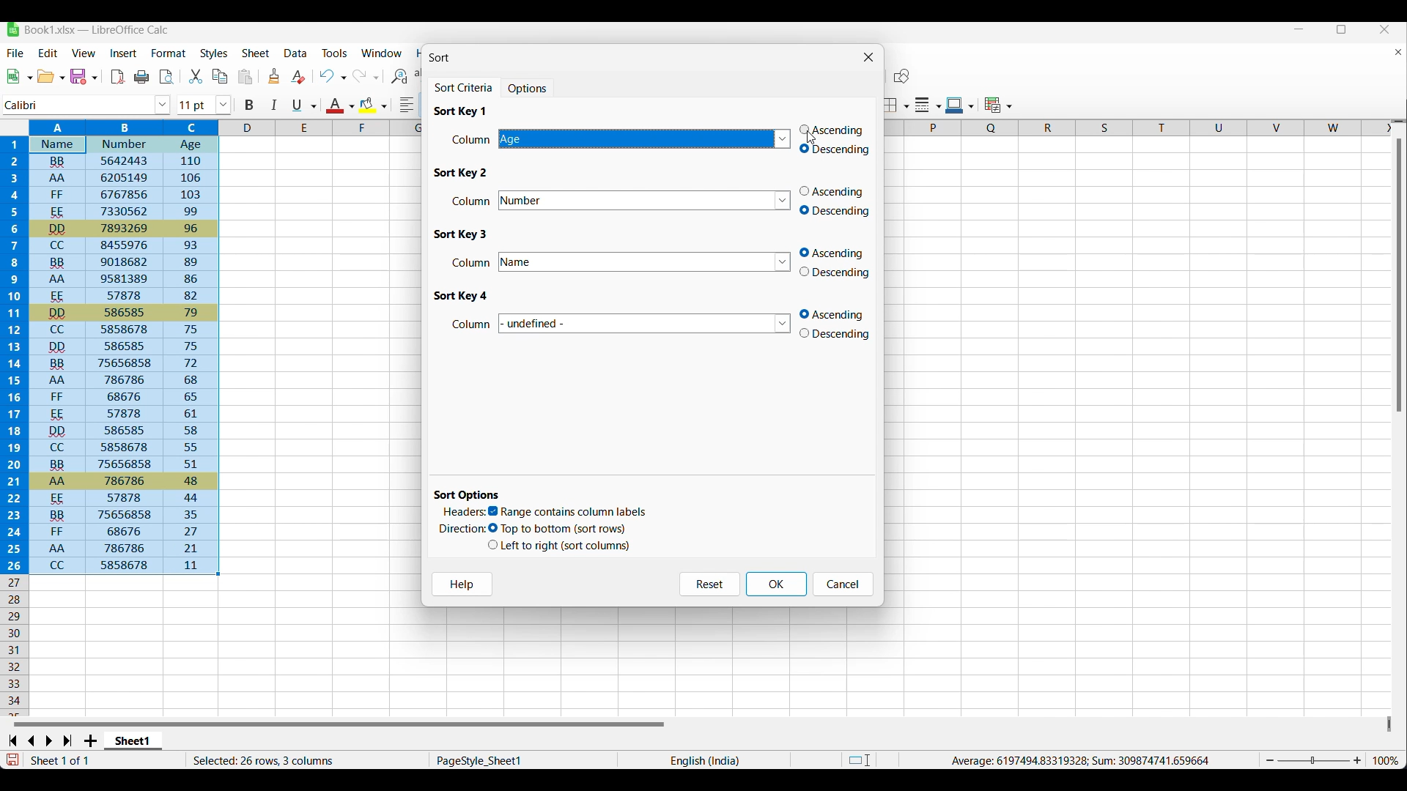 The width and height of the screenshot is (1407, 791). I want to click on Close document, so click(1398, 52).